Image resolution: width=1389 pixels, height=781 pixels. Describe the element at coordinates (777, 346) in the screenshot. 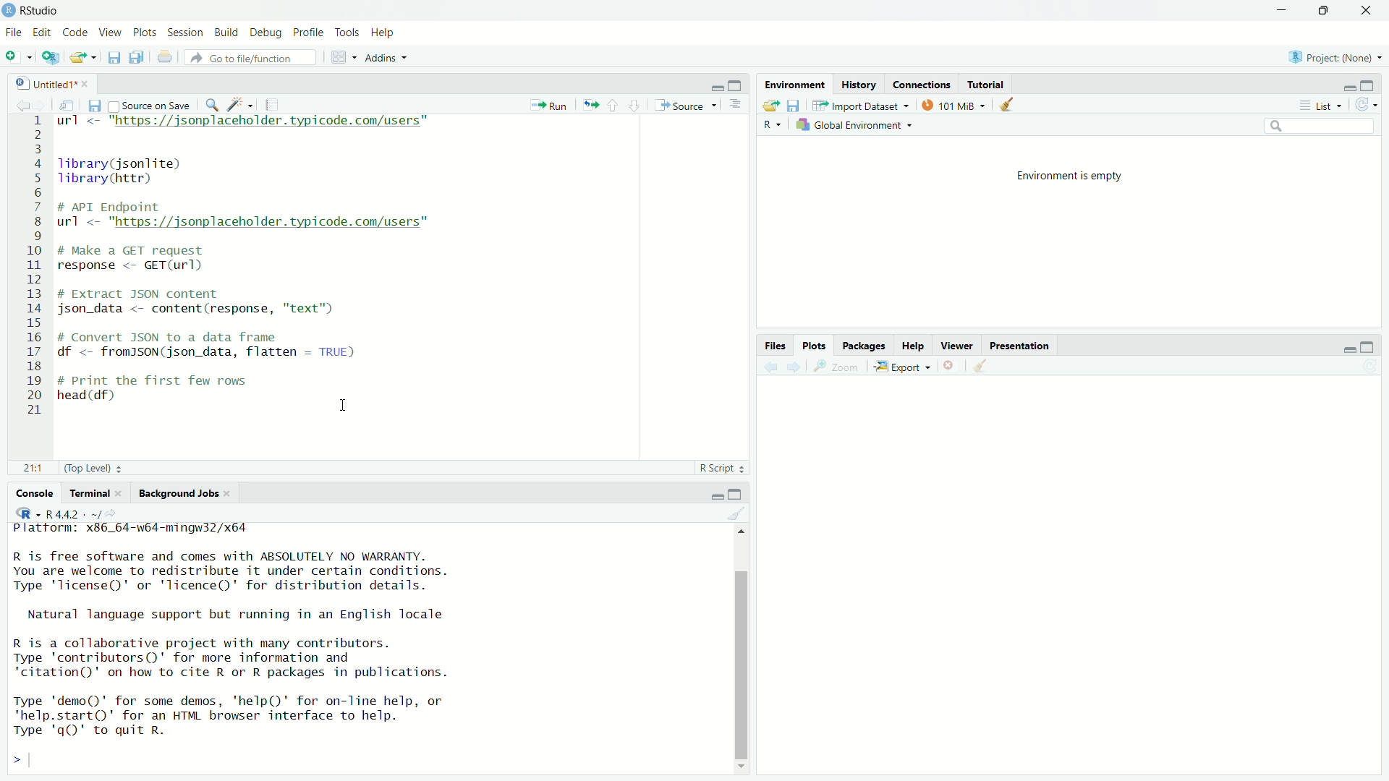

I see `Files` at that location.